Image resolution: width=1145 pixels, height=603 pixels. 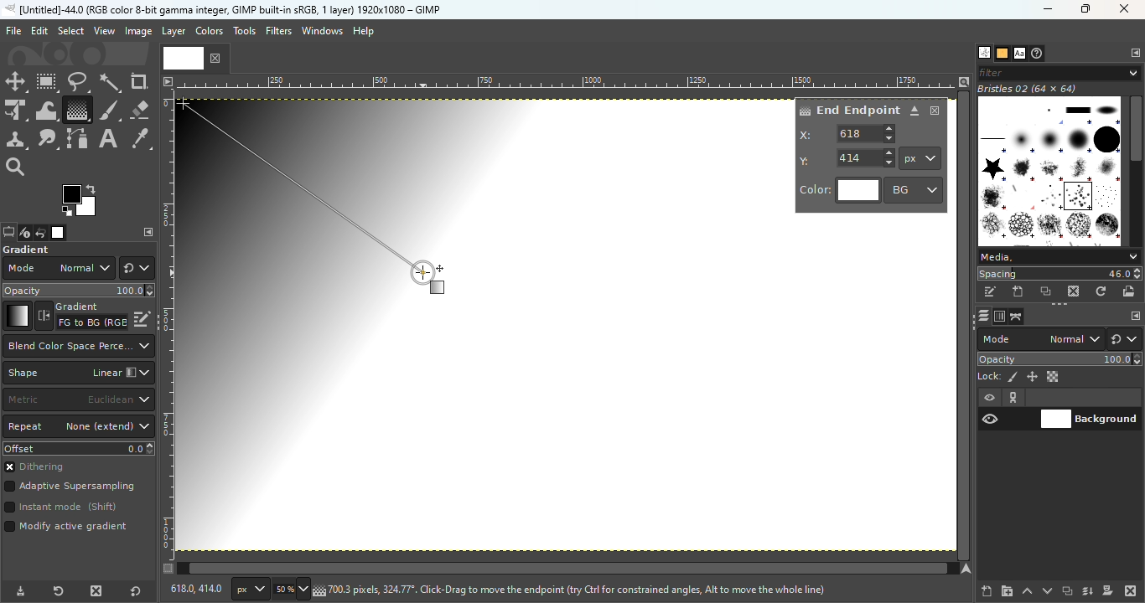 I want to click on Mode, so click(x=58, y=268).